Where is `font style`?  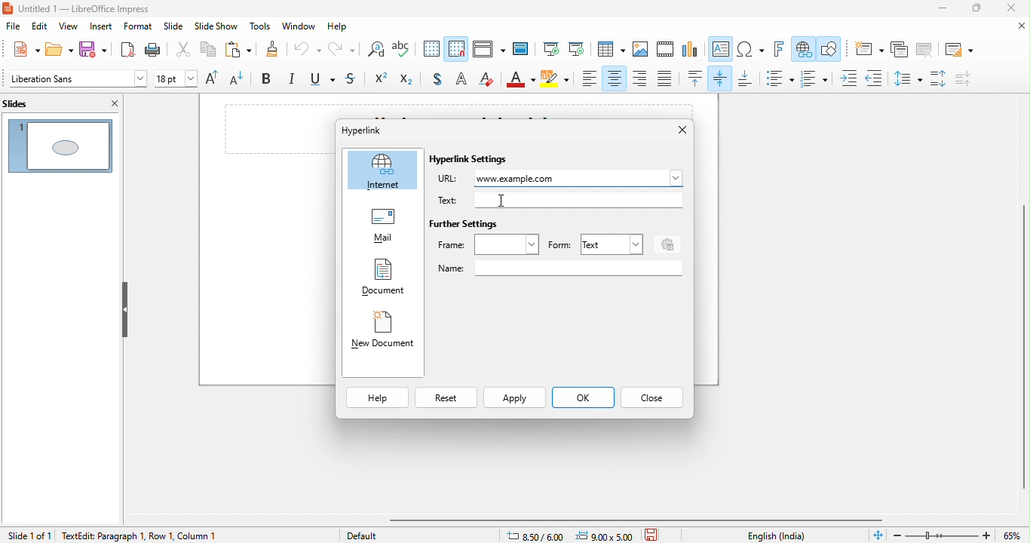
font style is located at coordinates (76, 80).